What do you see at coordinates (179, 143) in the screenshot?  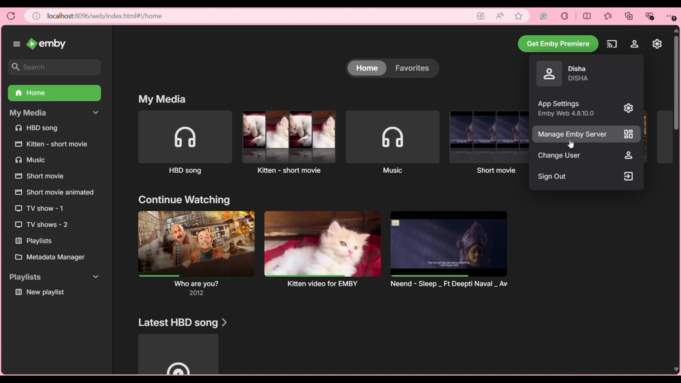 I see `HBO song` at bounding box center [179, 143].